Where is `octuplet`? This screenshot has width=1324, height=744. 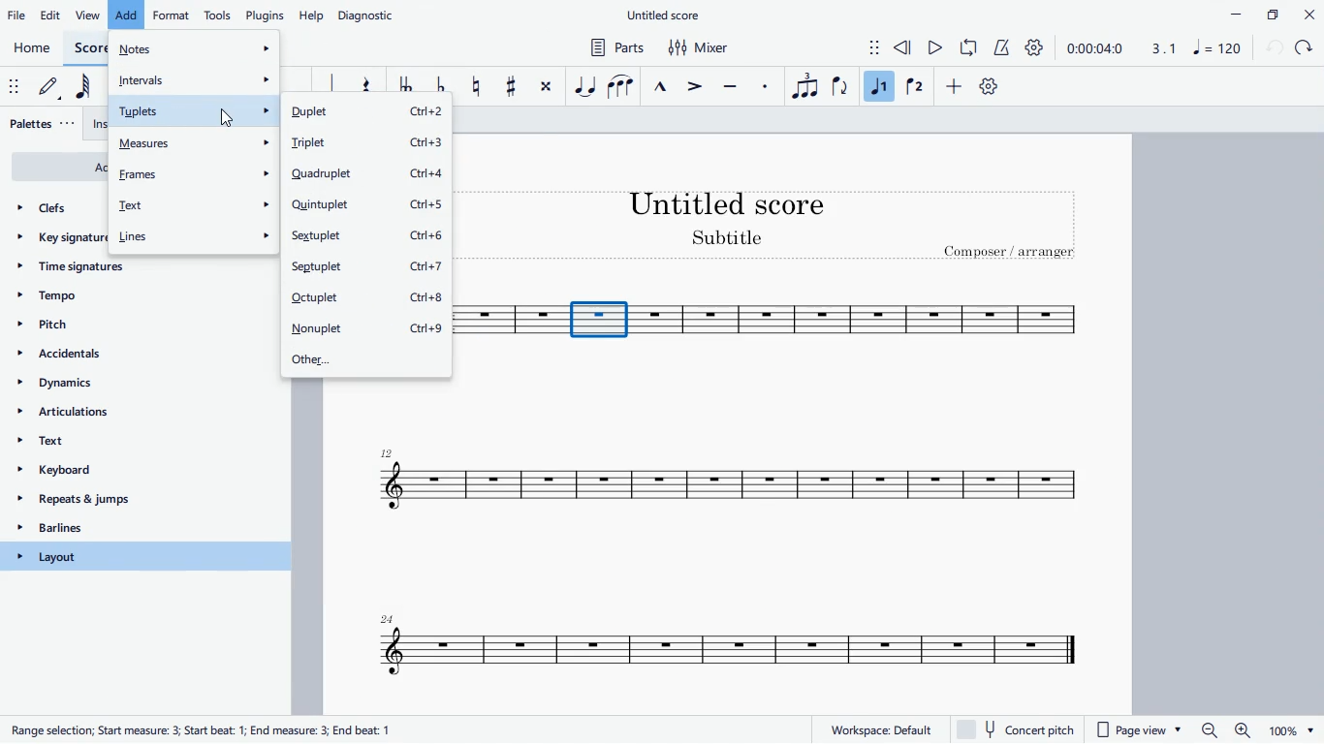 octuplet is located at coordinates (367, 300).